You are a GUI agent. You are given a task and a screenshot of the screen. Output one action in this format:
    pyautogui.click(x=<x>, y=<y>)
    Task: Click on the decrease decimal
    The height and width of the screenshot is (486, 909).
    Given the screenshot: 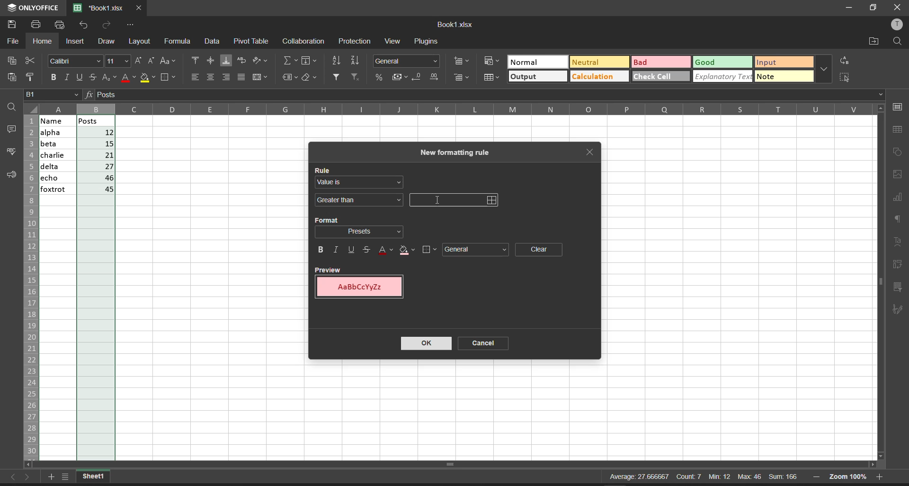 What is the action you would take?
    pyautogui.click(x=415, y=76)
    